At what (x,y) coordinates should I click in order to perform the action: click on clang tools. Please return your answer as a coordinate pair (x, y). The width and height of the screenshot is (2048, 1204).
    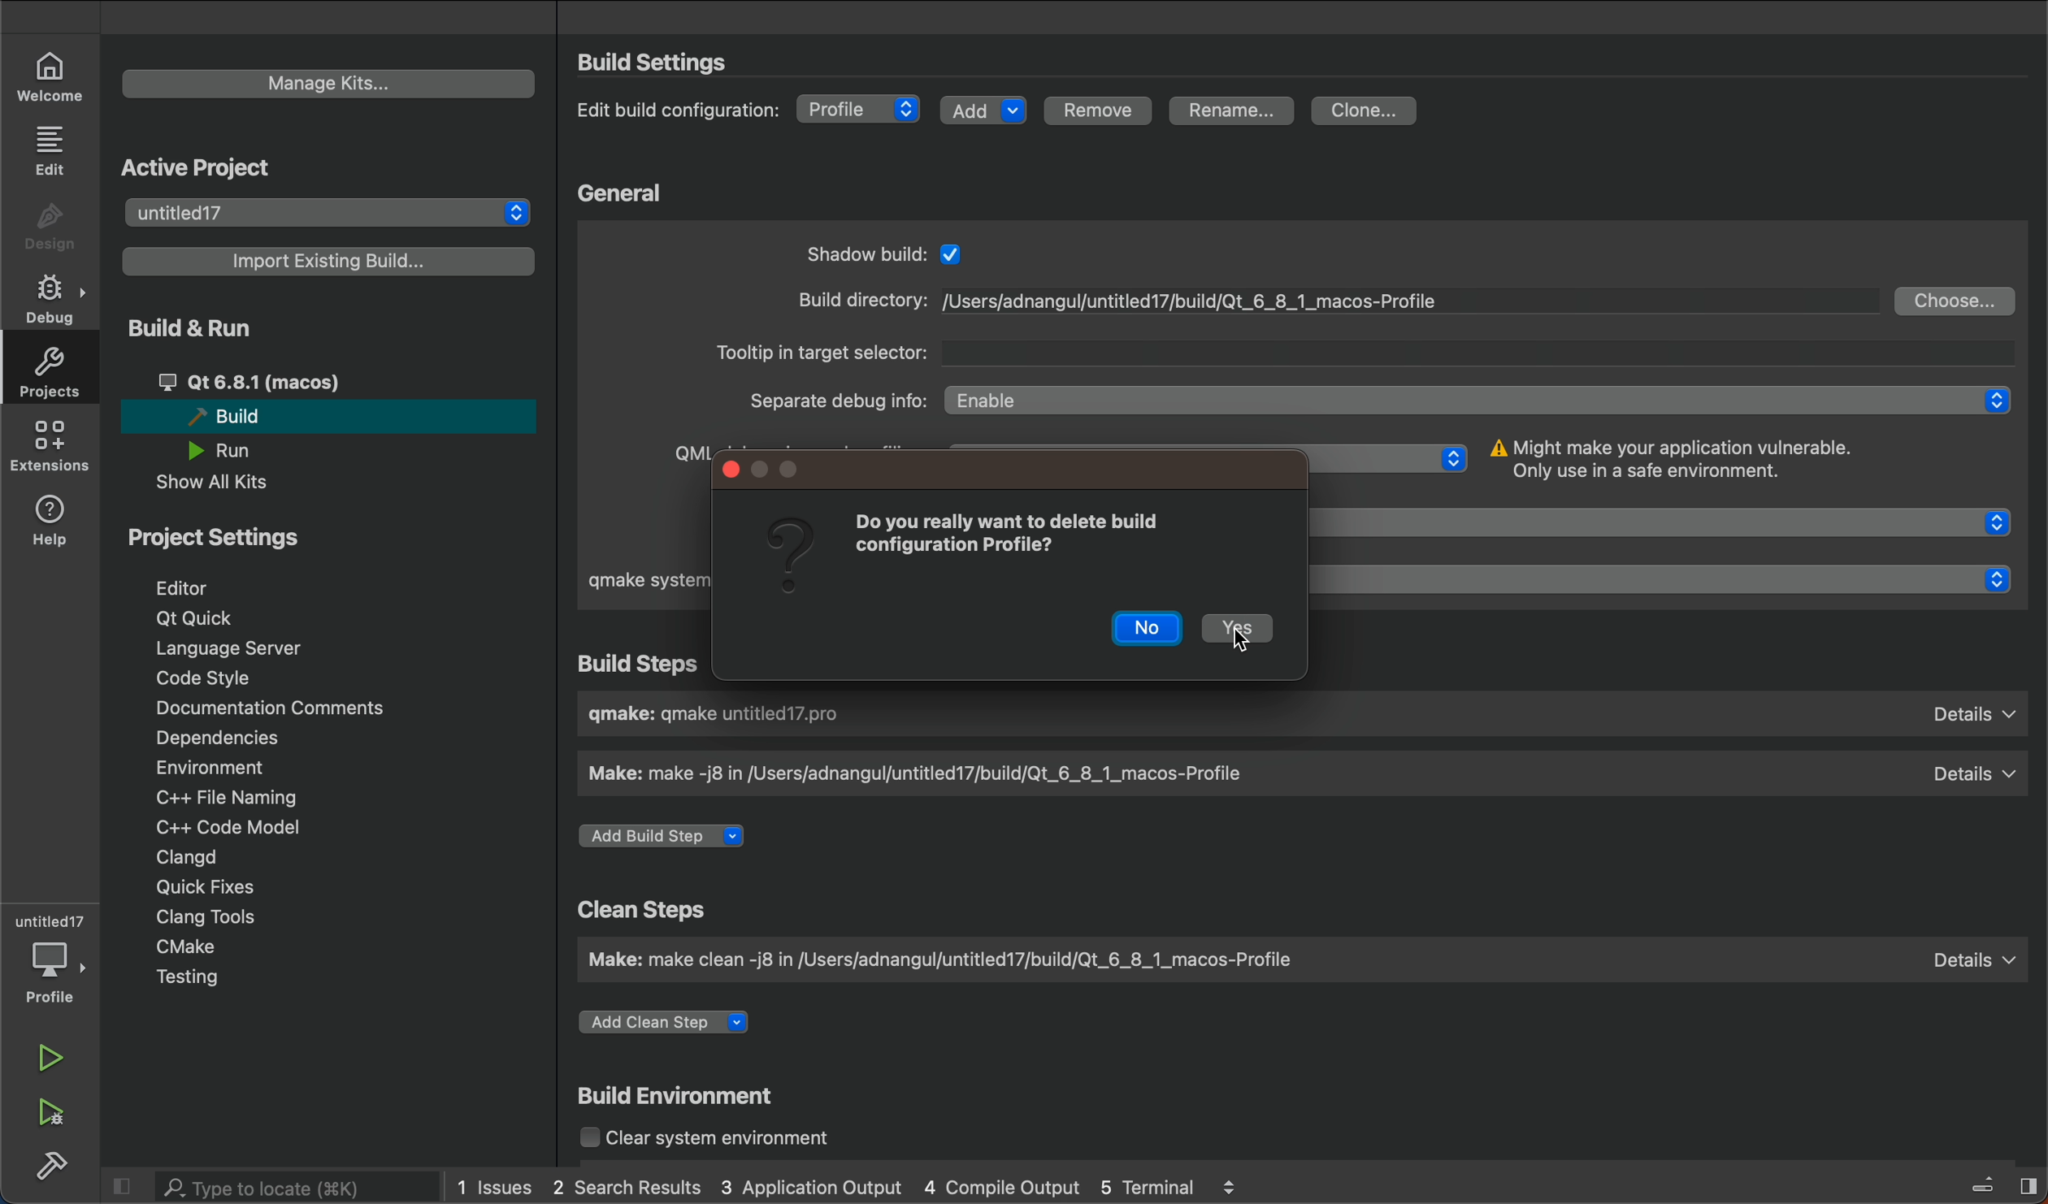
    Looking at the image, I should click on (204, 916).